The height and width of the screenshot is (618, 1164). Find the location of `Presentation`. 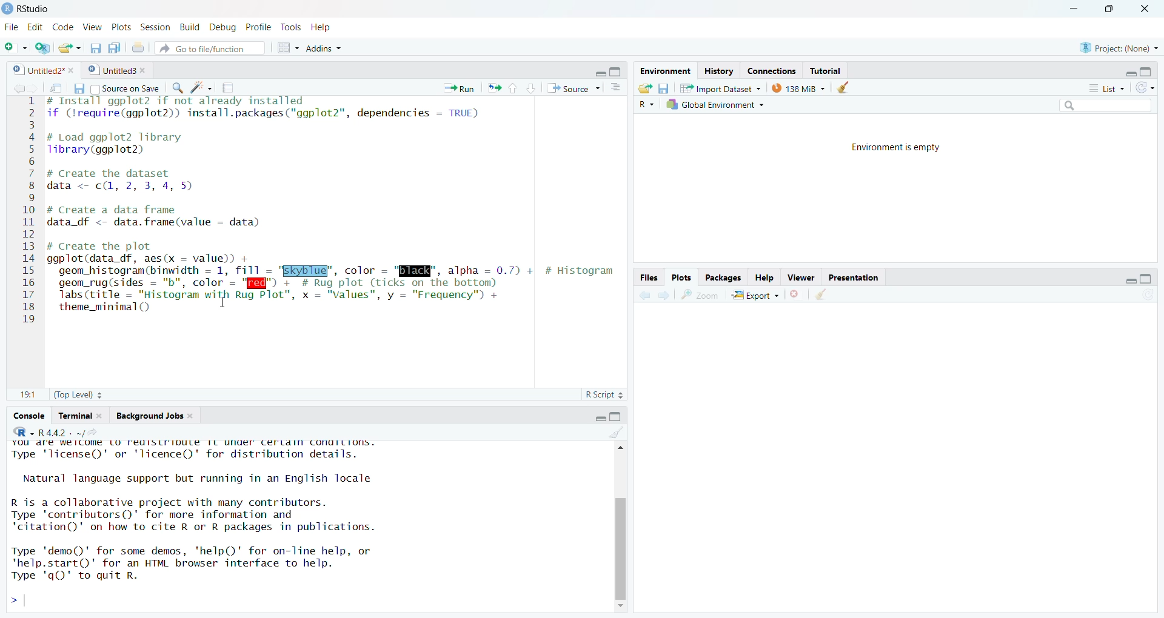

Presentation is located at coordinates (861, 276).